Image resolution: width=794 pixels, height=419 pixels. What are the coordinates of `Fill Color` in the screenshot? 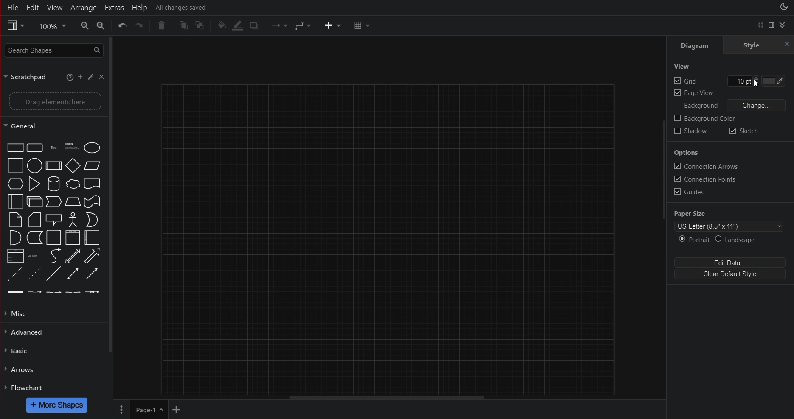 It's located at (222, 26).